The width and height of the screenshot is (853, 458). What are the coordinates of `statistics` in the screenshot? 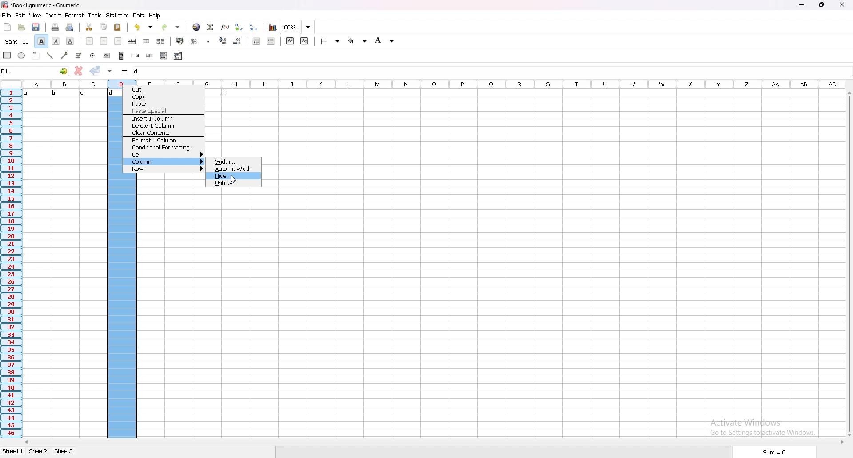 It's located at (118, 16).